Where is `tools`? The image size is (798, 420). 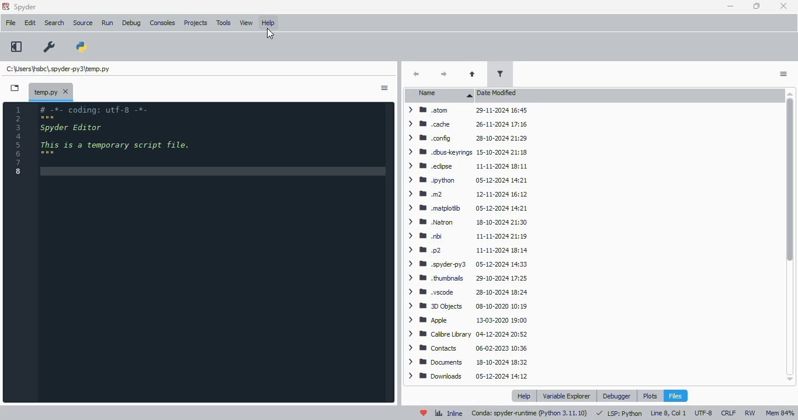 tools is located at coordinates (224, 23).